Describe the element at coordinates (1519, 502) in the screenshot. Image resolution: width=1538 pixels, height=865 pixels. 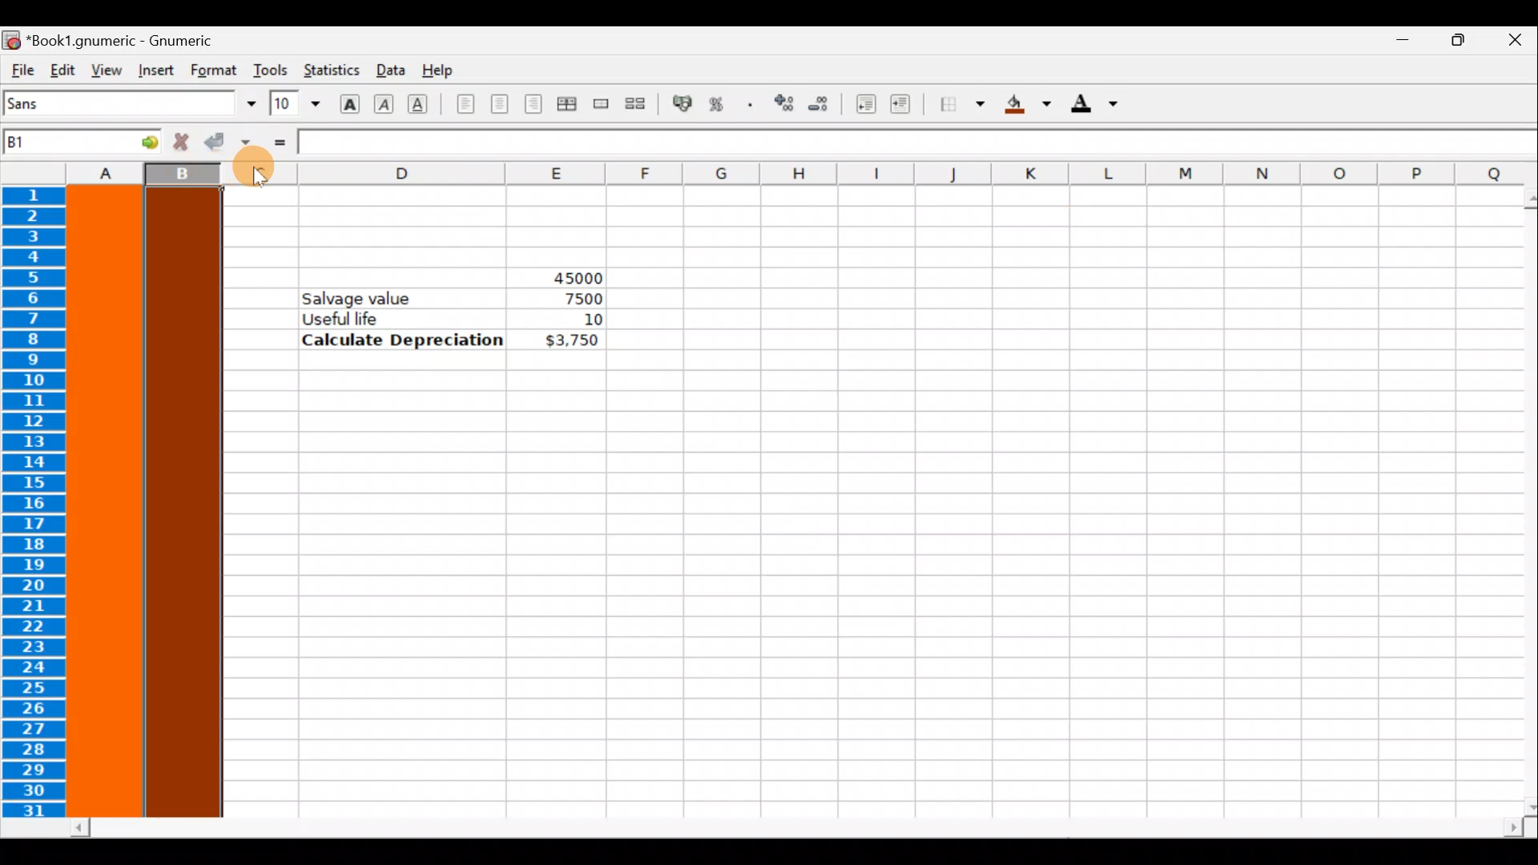
I see `Scroll bar` at that location.